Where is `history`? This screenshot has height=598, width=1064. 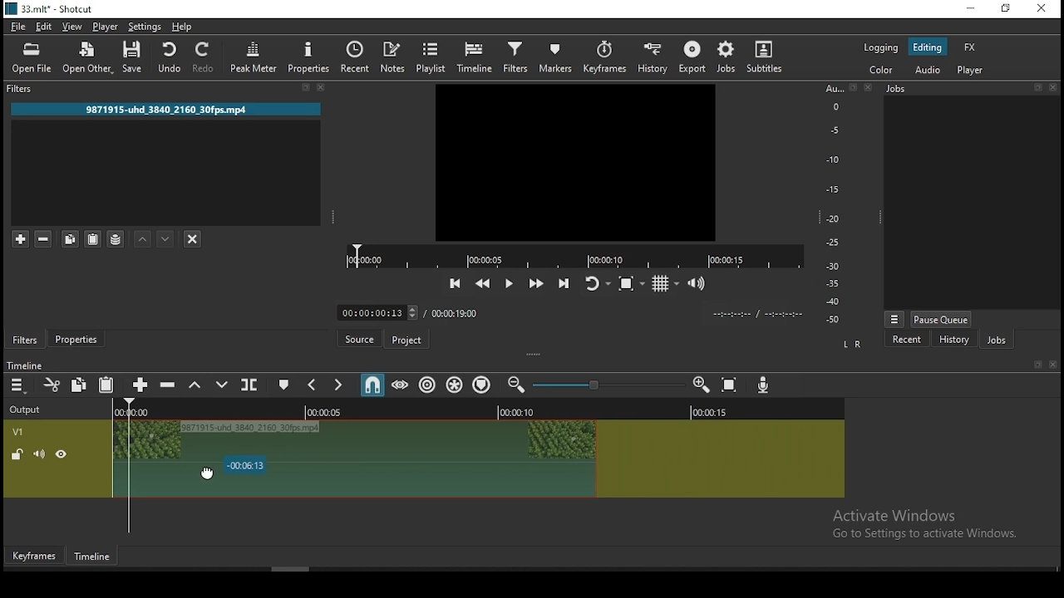
history is located at coordinates (652, 57).